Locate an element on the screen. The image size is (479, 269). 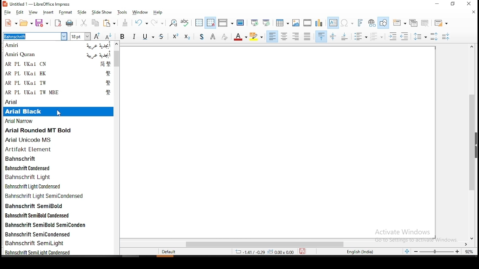
toggle unordered list is located at coordinates (361, 37).